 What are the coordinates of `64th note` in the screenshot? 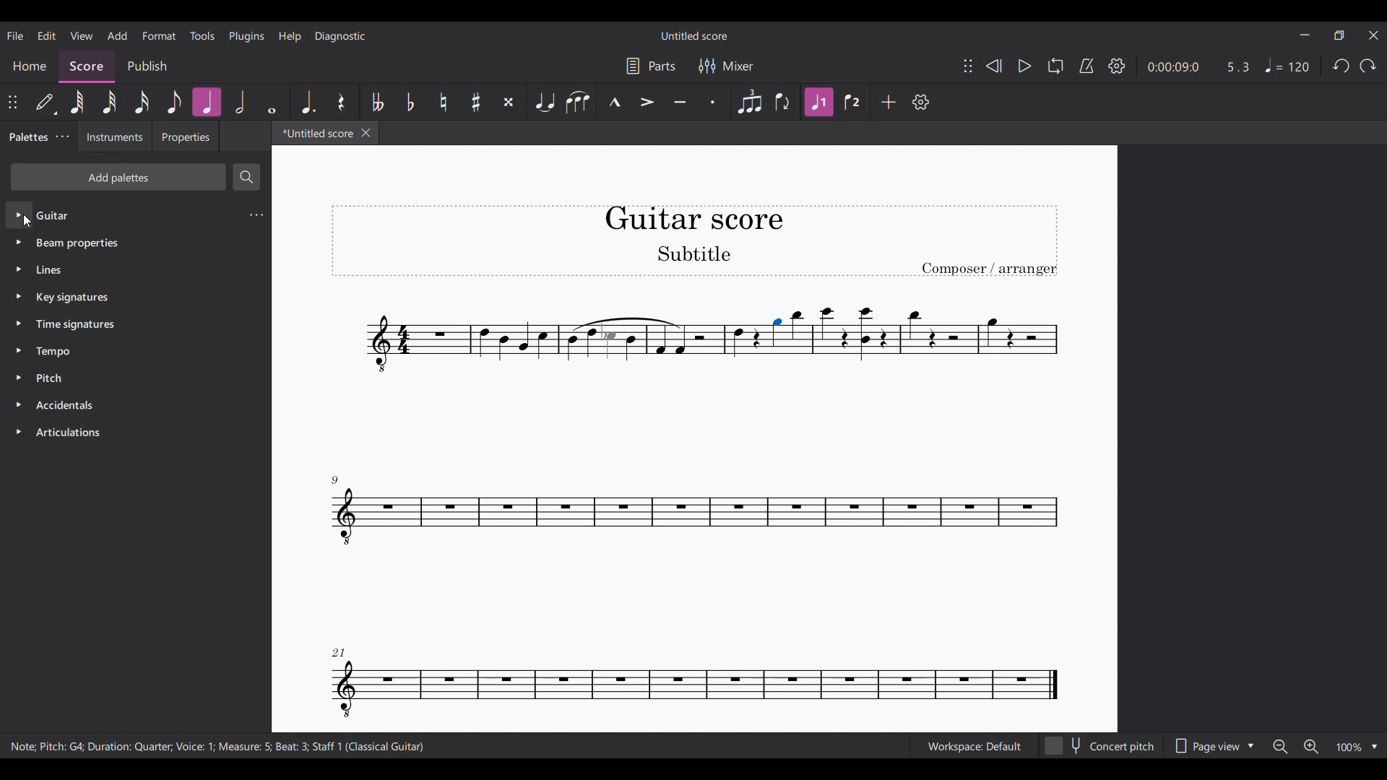 It's located at (77, 102).